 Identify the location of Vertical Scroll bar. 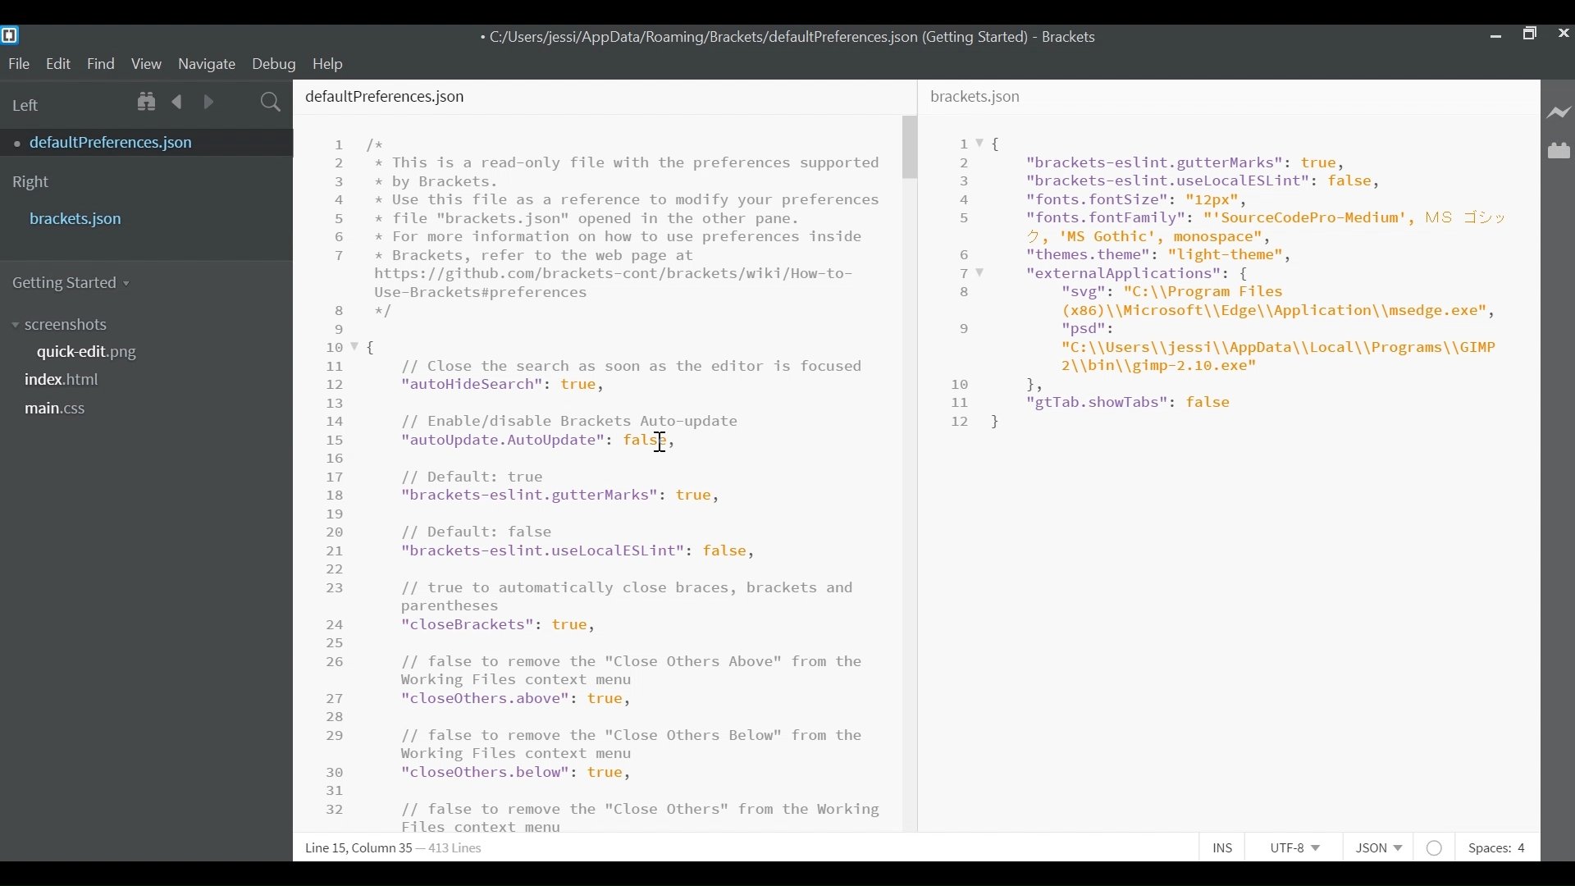
(909, 148).